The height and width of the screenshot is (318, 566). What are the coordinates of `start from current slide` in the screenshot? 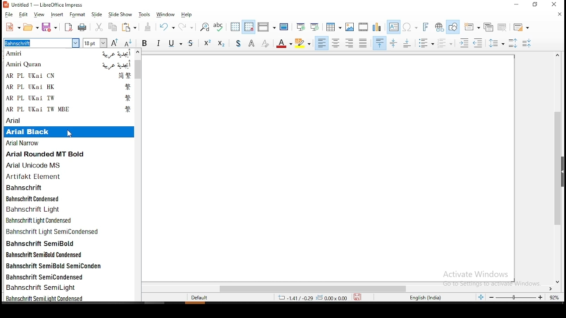 It's located at (316, 26).